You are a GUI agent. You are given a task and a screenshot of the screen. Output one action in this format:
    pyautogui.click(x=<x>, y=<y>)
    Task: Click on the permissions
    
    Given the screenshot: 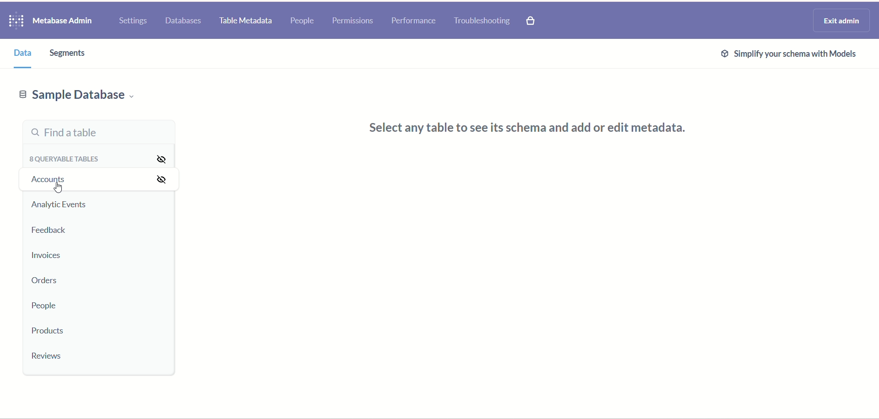 What is the action you would take?
    pyautogui.click(x=355, y=21)
    